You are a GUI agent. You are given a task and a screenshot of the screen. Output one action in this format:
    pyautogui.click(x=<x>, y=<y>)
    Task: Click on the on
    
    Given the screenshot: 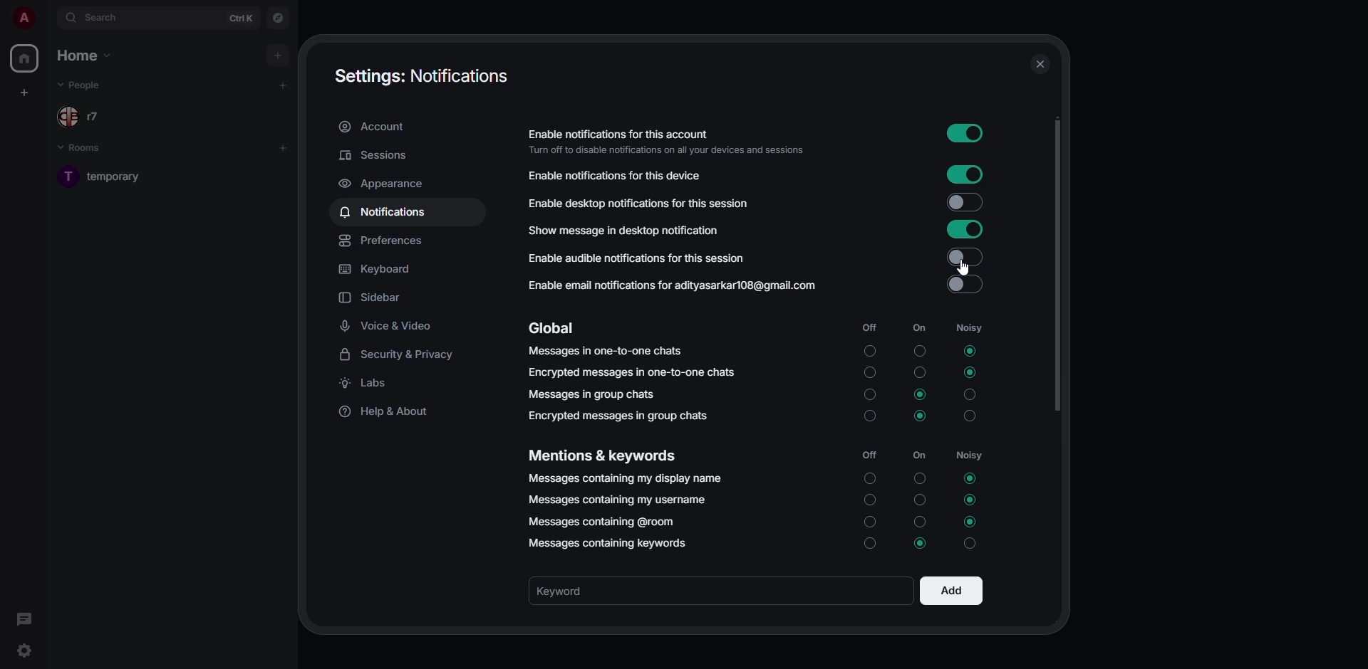 What is the action you would take?
    pyautogui.click(x=918, y=498)
    